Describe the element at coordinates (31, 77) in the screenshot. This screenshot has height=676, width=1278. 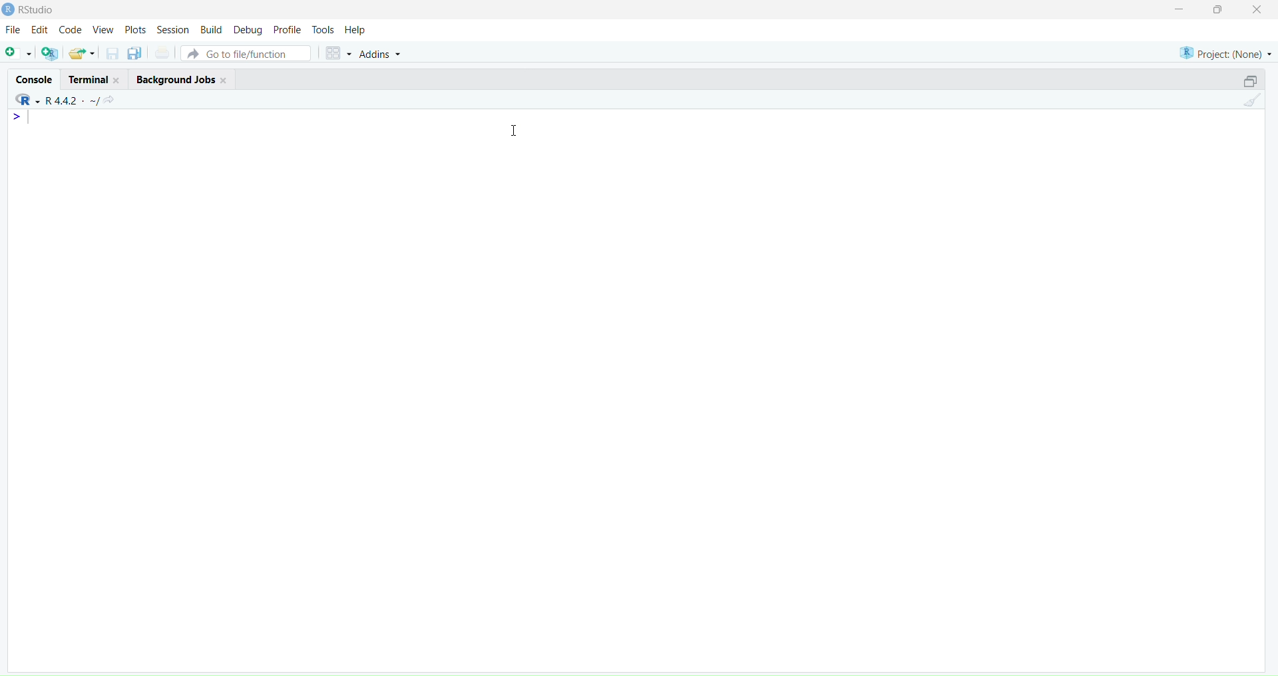
I see `Console` at that location.